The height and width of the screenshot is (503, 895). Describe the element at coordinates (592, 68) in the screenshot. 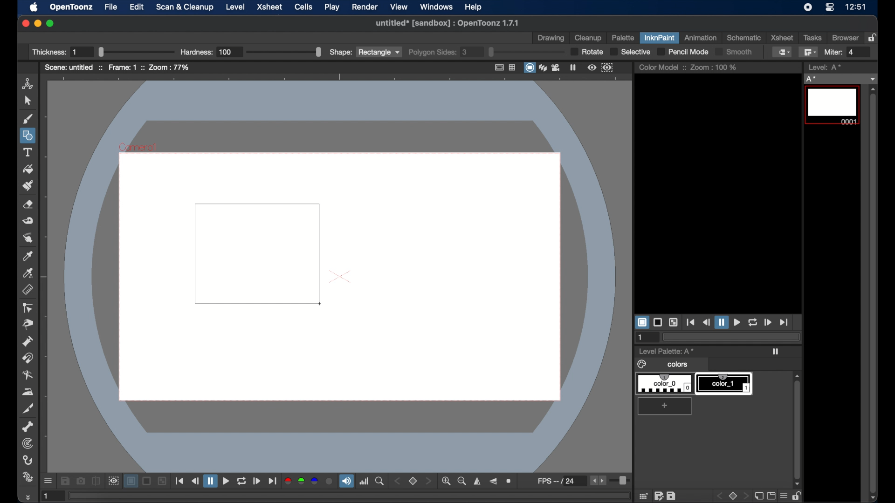

I see `preview` at that location.